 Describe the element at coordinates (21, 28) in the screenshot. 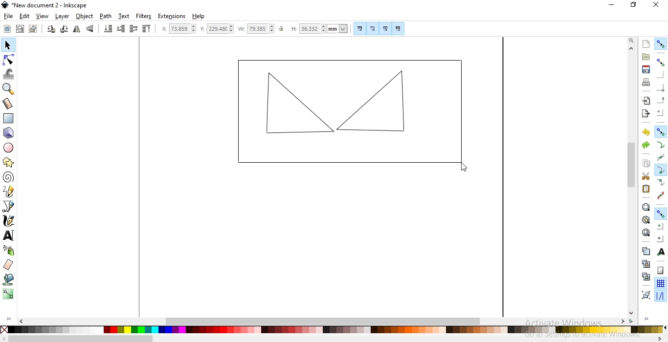

I see `select all objects in all visible and unlocked layers` at that location.